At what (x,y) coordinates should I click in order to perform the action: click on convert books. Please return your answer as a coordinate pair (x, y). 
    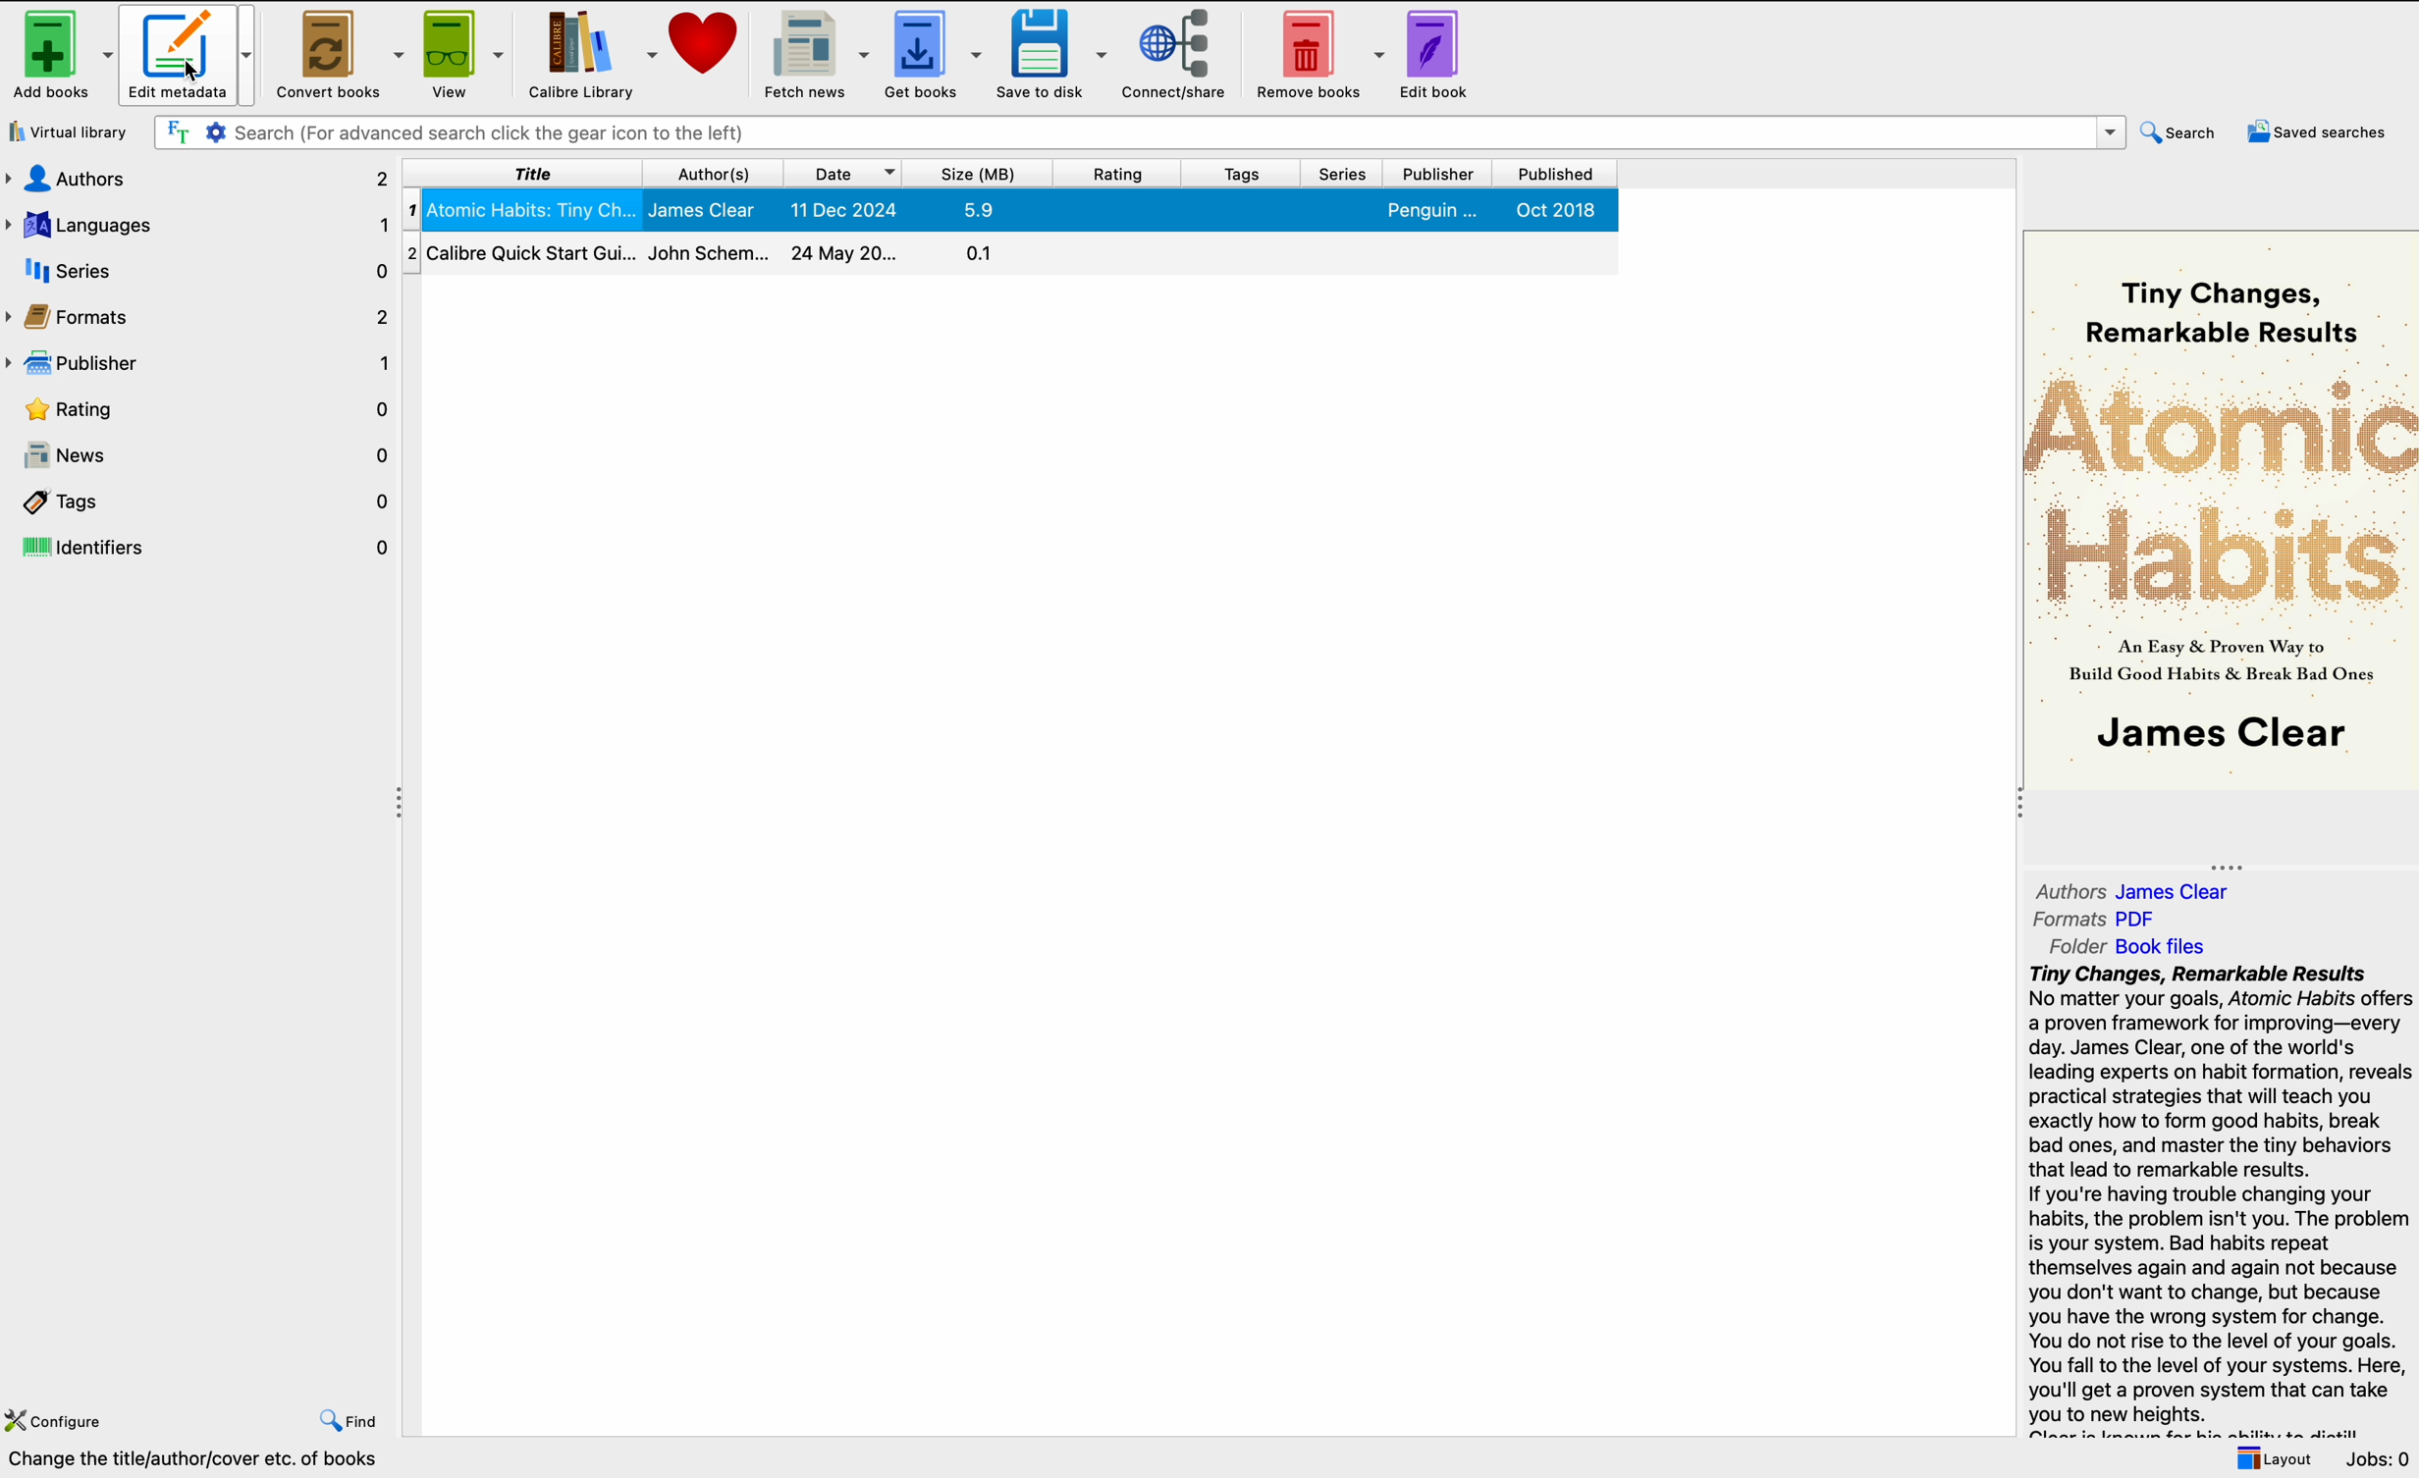
    Looking at the image, I should click on (334, 52).